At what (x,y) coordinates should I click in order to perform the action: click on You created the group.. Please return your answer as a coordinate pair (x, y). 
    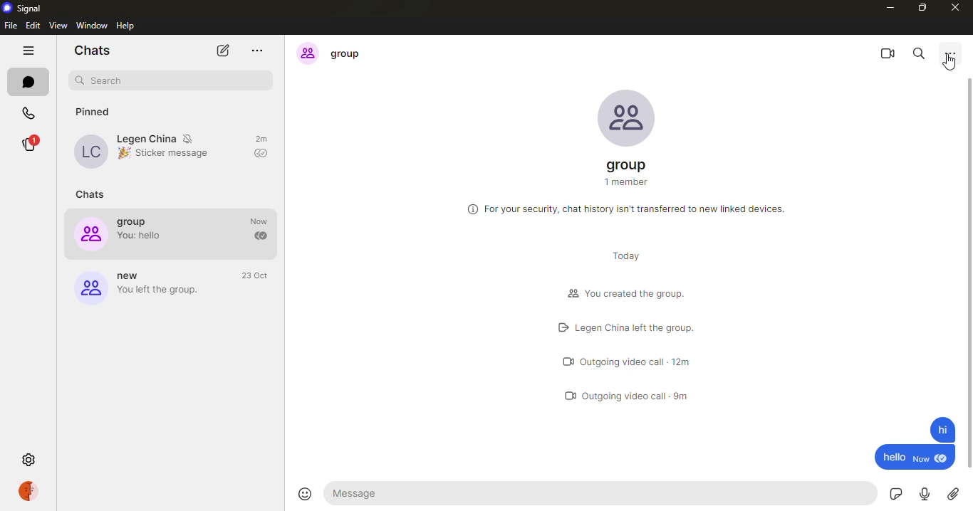
    Looking at the image, I should click on (640, 294).